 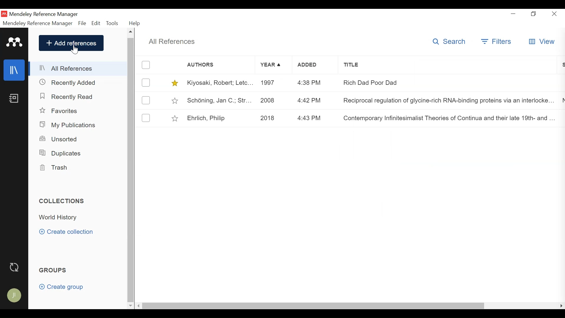 What do you see at coordinates (270, 117) in the screenshot?
I see `2018` at bounding box center [270, 117].